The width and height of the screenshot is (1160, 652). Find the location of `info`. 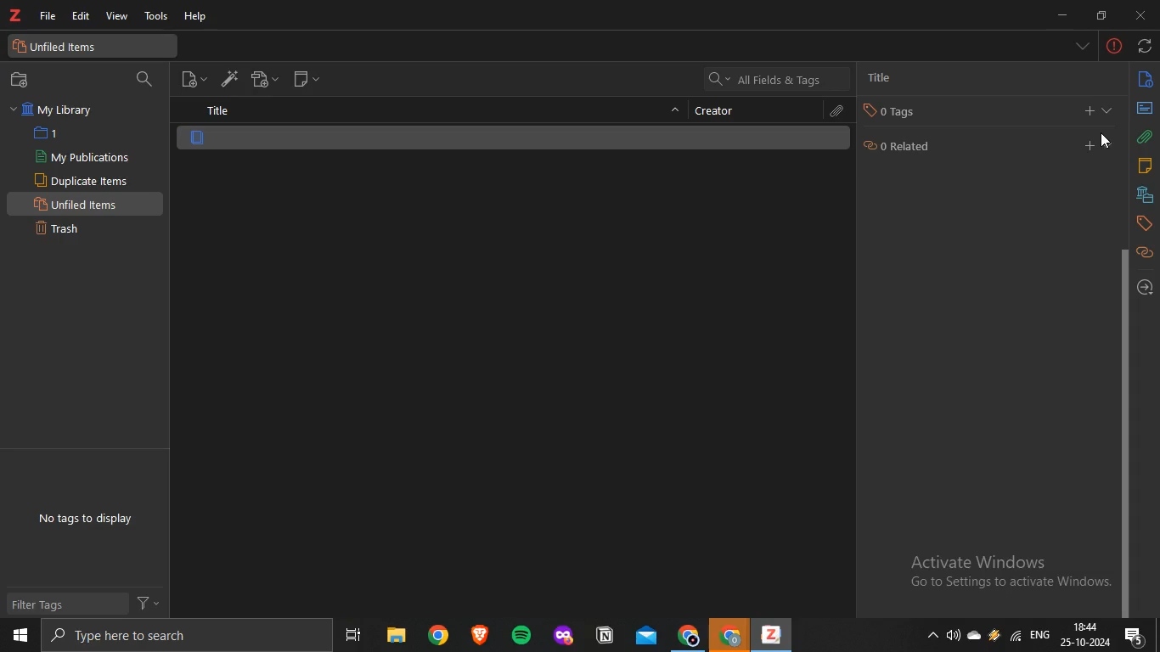

info is located at coordinates (1146, 80).